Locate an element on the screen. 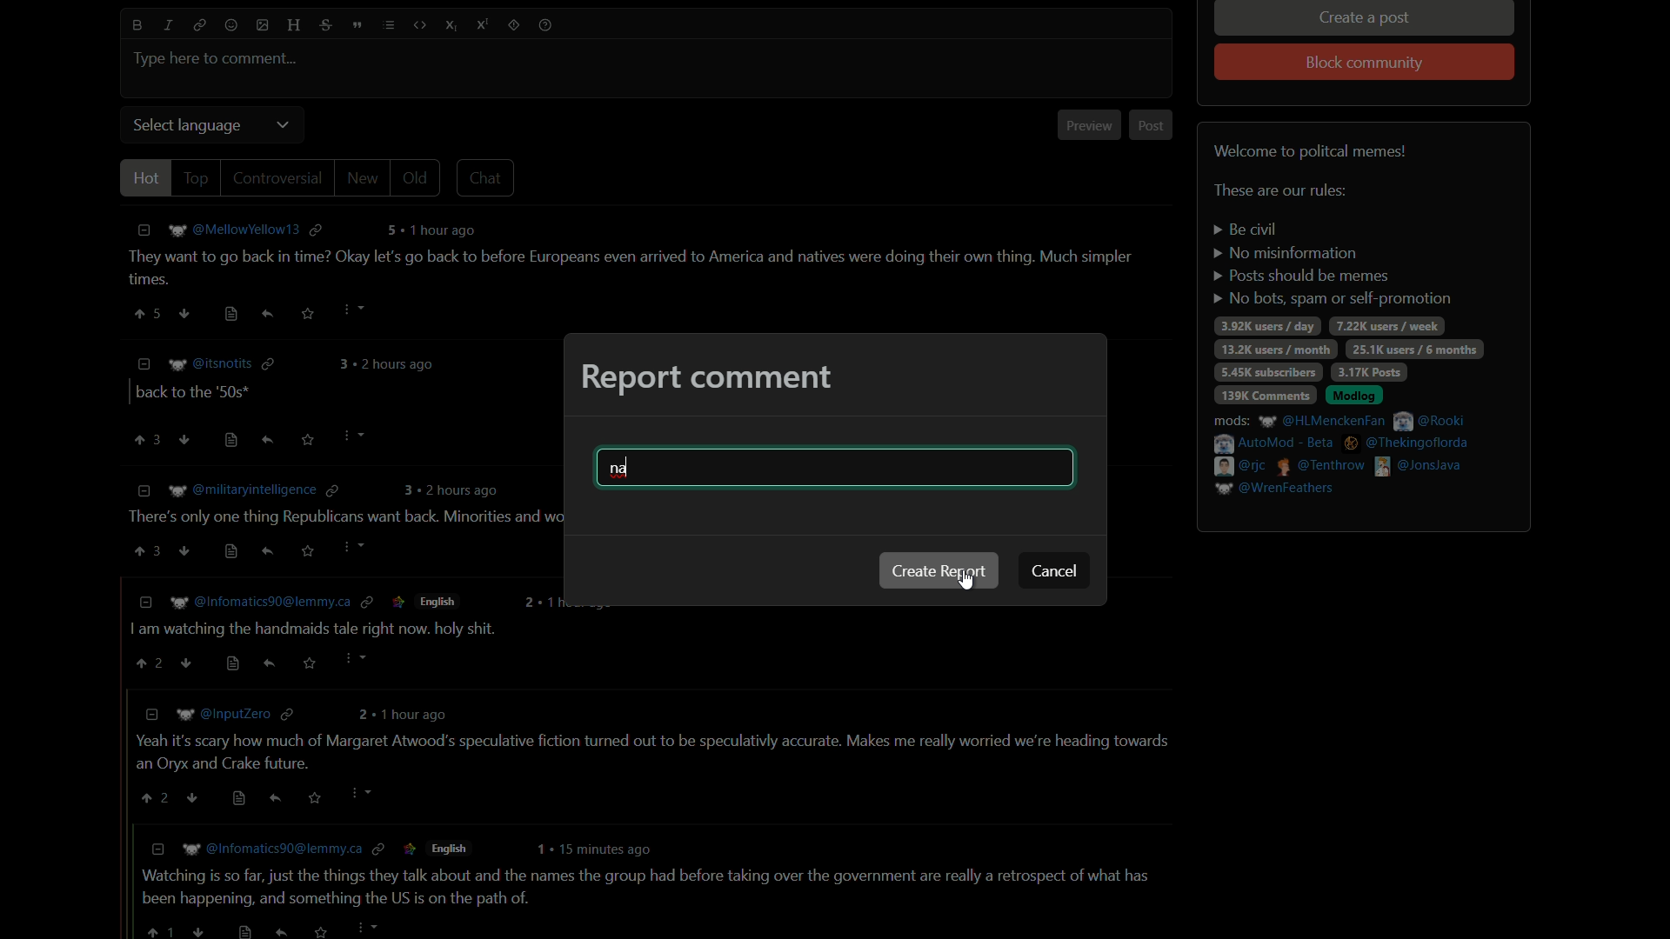 This screenshot has height=939, width=1670. mods is located at coordinates (1345, 454).